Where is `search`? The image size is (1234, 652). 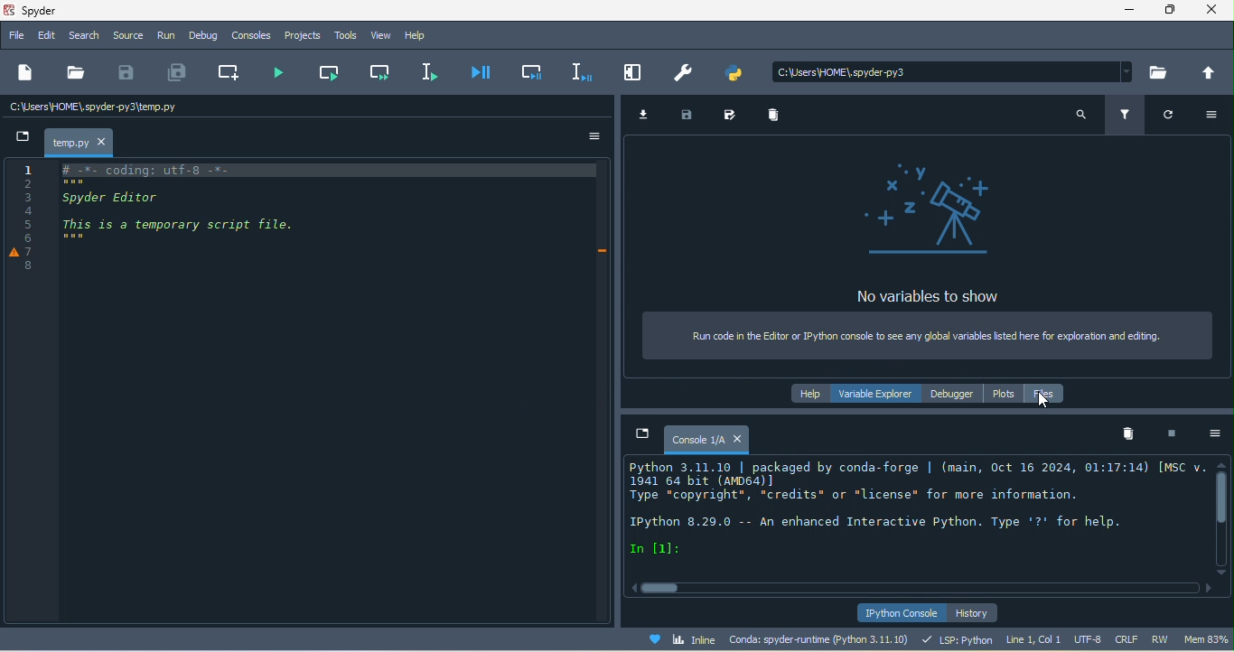 search is located at coordinates (83, 34).